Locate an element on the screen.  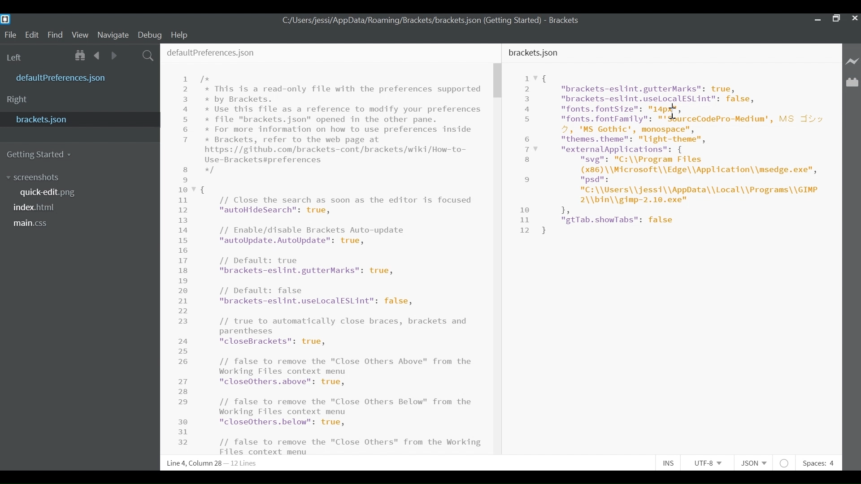
Live Preview is located at coordinates (853, 61).